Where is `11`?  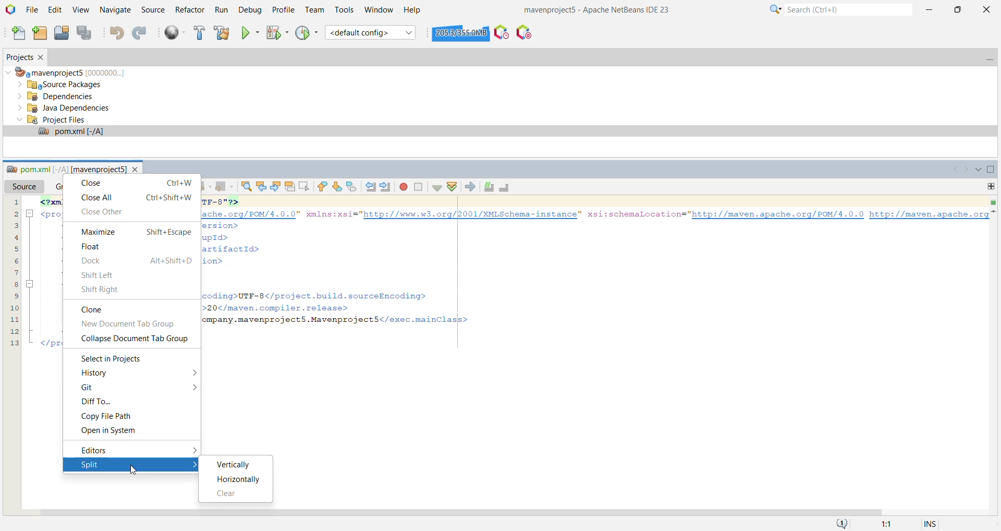
11 is located at coordinates (15, 318).